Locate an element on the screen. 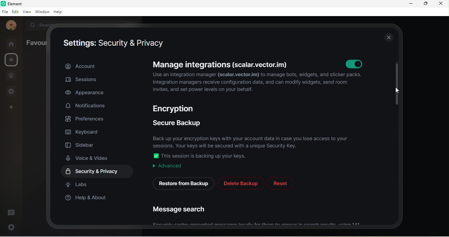 The height and width of the screenshot is (237, 449). edit is located at coordinates (15, 12).